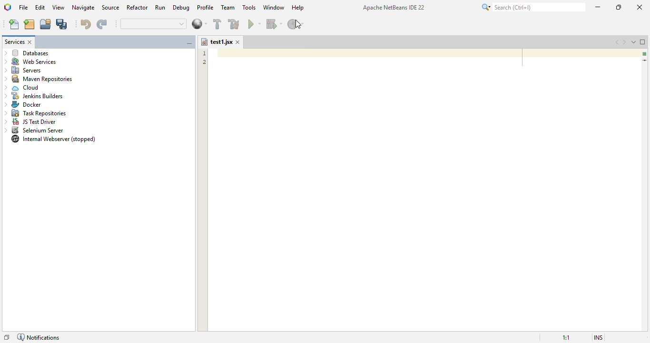 Image resolution: width=650 pixels, height=343 pixels. Describe the element at coordinates (274, 7) in the screenshot. I see `window` at that location.